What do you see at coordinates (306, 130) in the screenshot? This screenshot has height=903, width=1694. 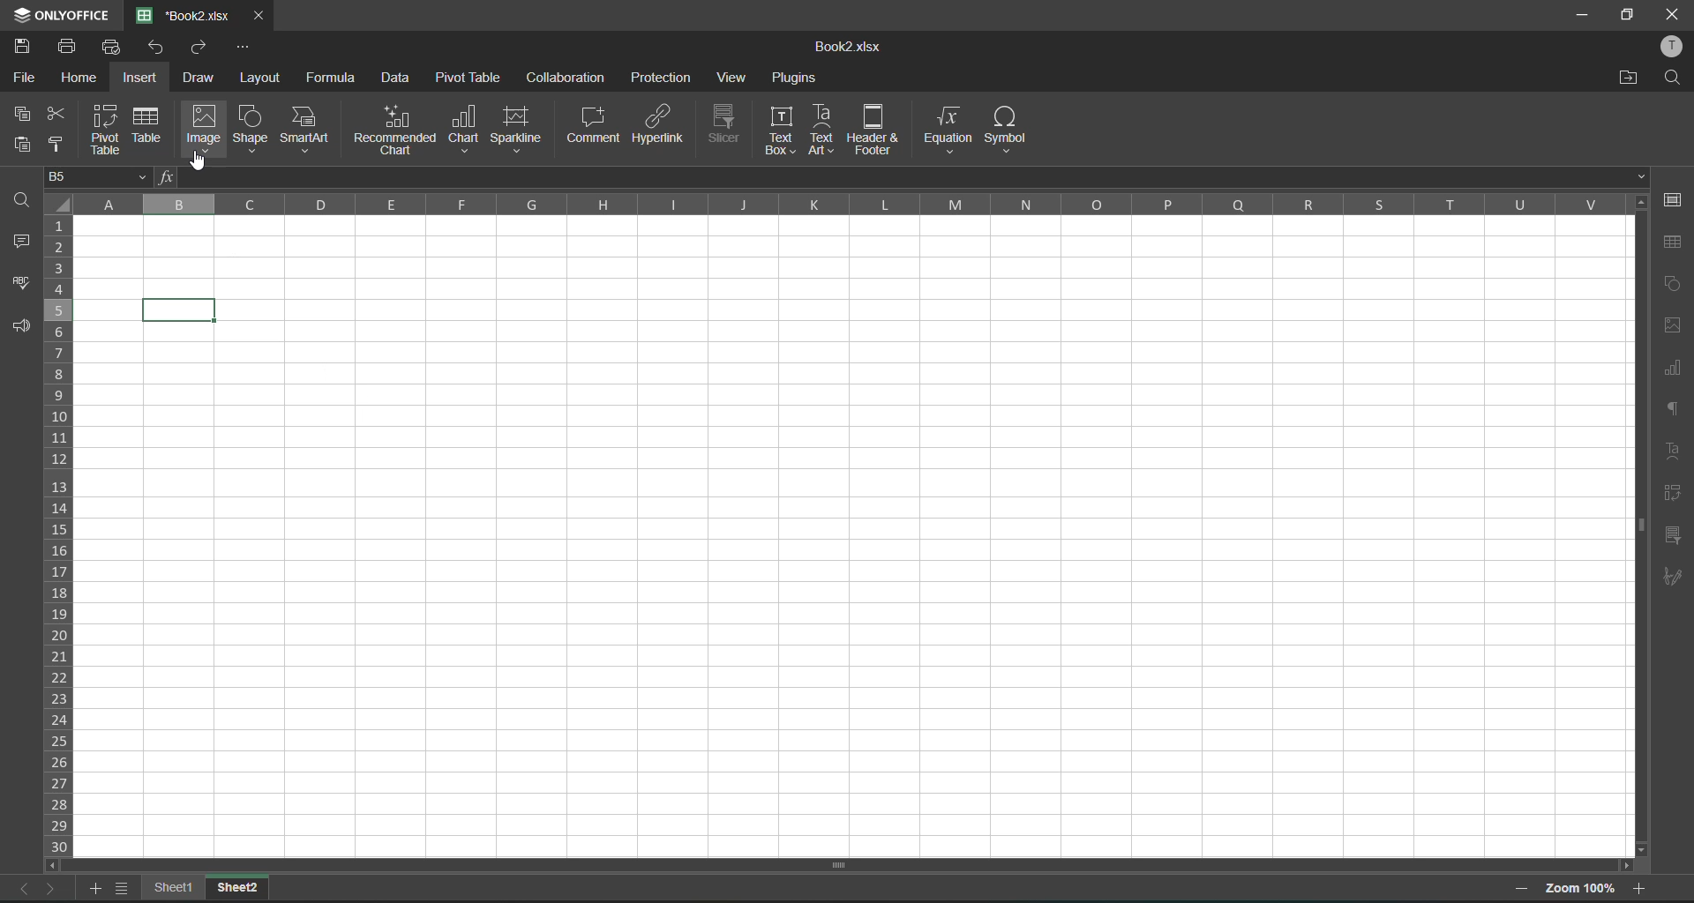 I see `smart art` at bounding box center [306, 130].